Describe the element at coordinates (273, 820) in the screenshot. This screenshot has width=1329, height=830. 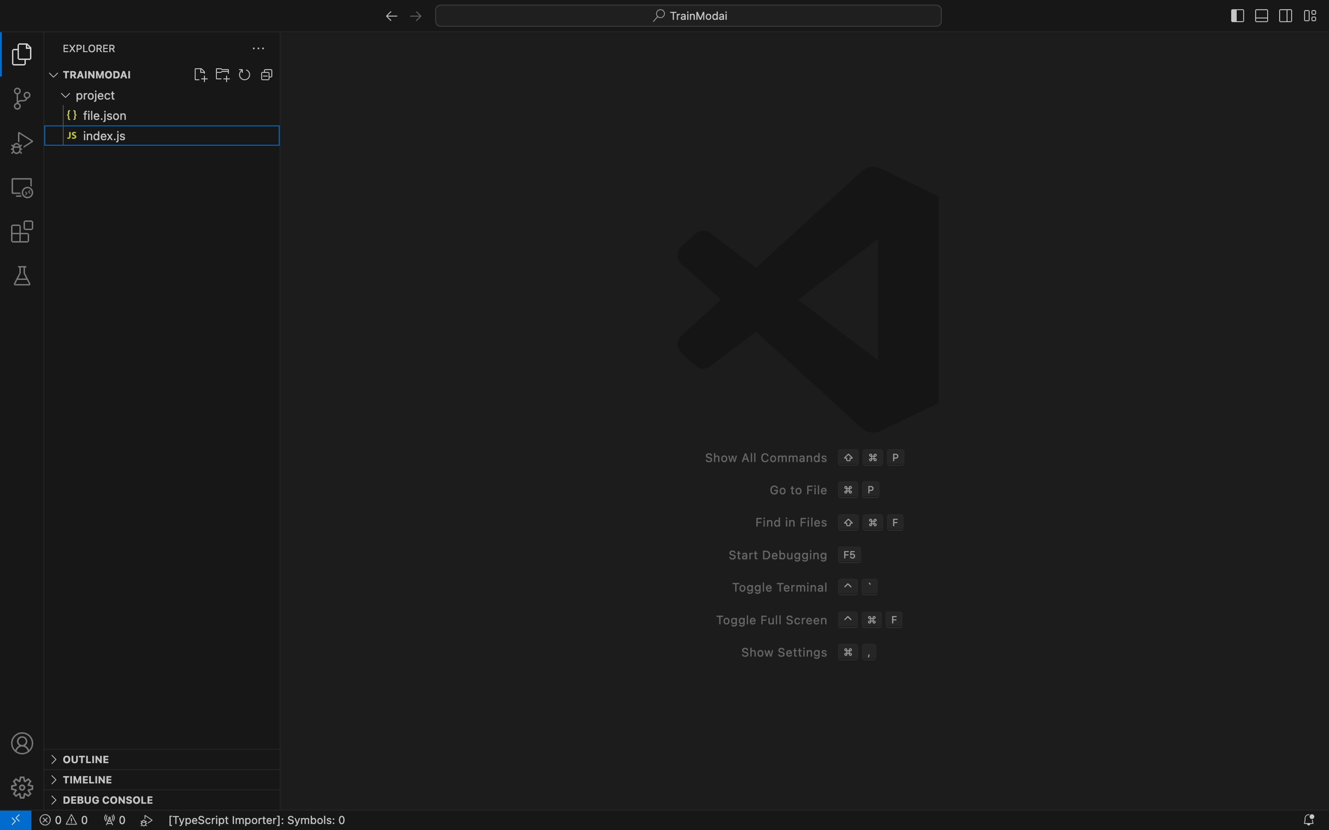
I see `Typescript` at that location.